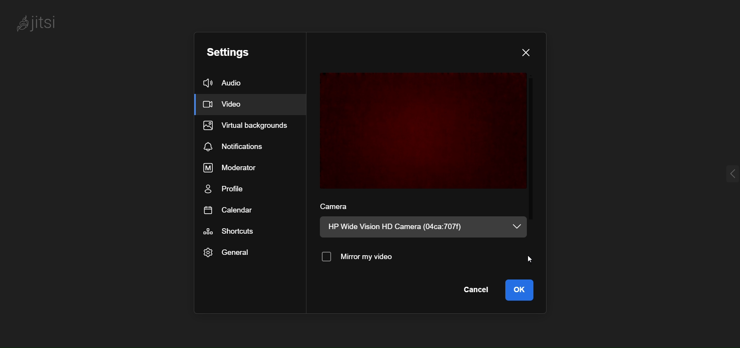 This screenshot has height=348, width=740. I want to click on notification, so click(238, 146).